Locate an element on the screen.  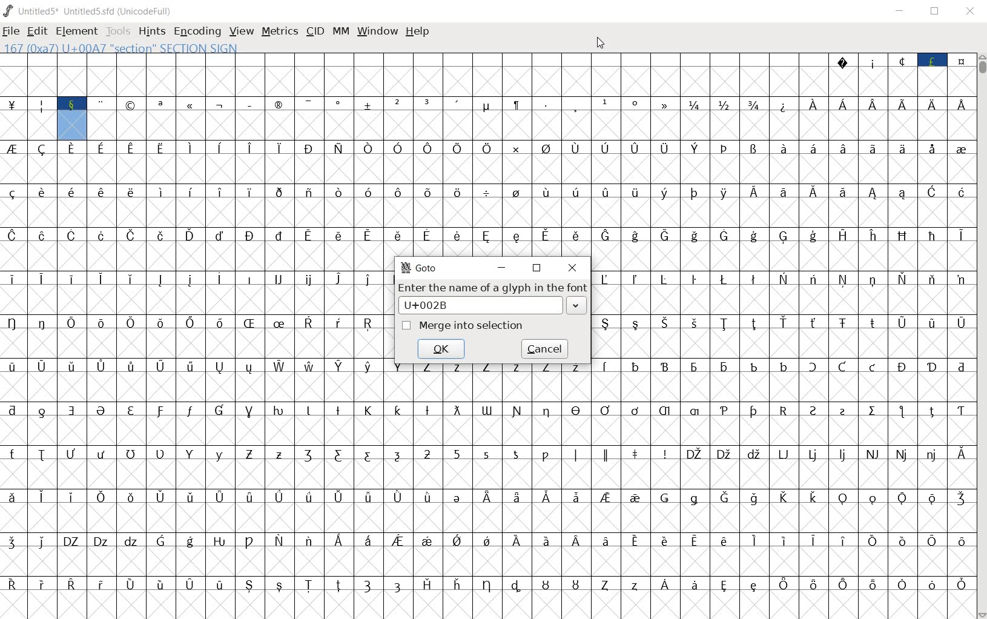
special alphabet is located at coordinates (162, 468).